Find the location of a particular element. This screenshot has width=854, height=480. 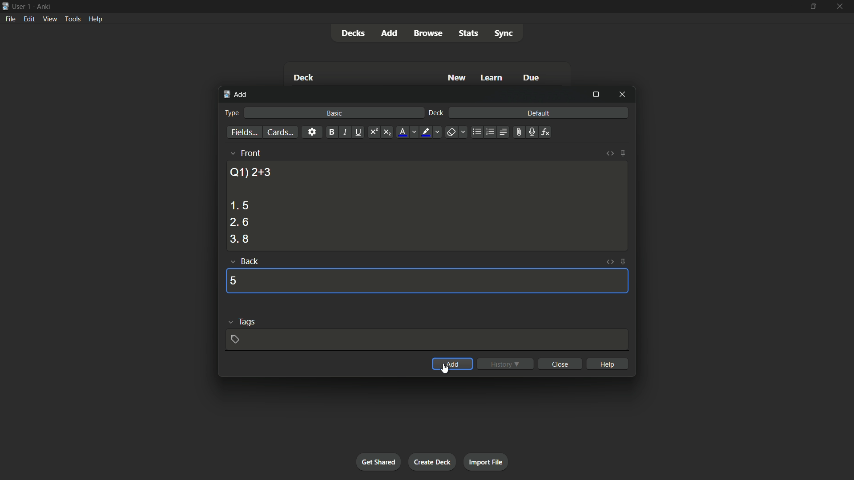

toggle sticky is located at coordinates (624, 262).